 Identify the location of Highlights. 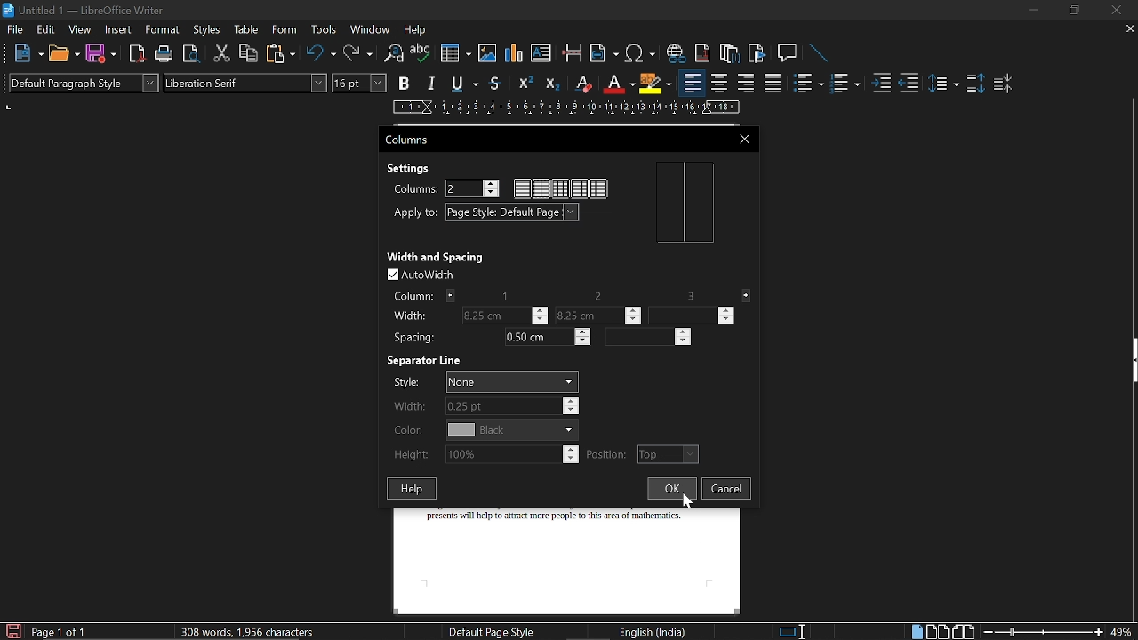
(656, 84).